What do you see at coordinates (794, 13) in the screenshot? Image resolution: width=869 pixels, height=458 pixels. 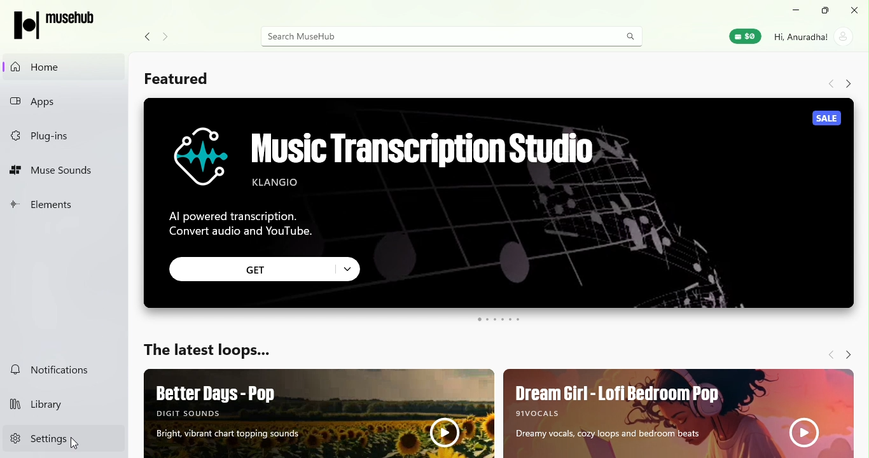 I see `Minimize` at bounding box center [794, 13].